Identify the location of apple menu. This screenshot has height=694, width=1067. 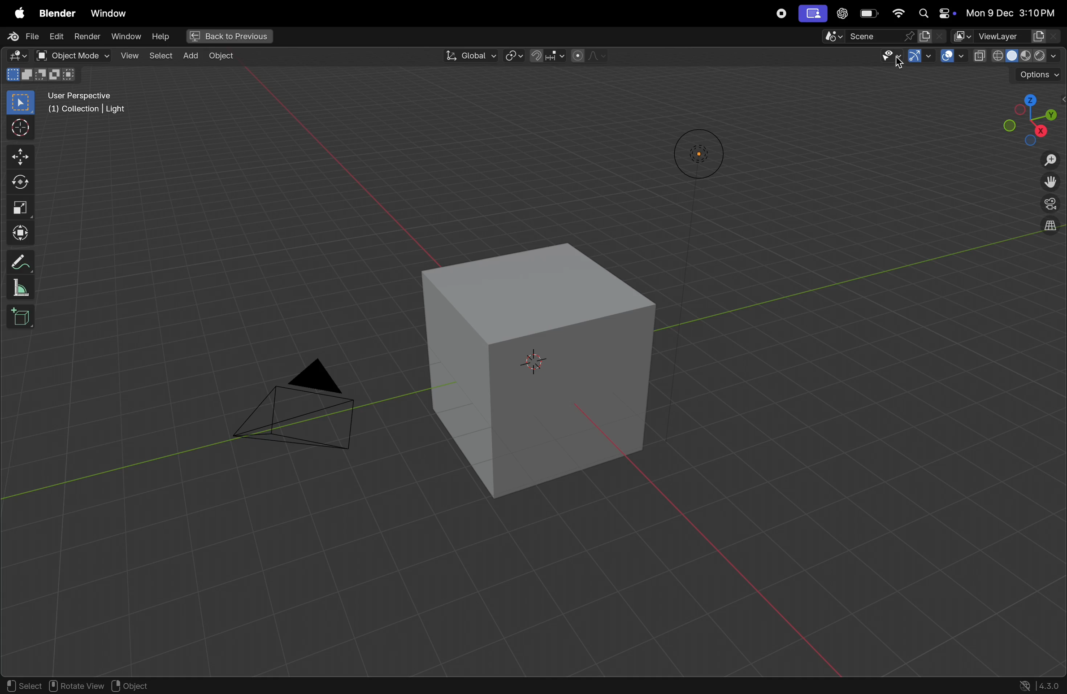
(16, 14).